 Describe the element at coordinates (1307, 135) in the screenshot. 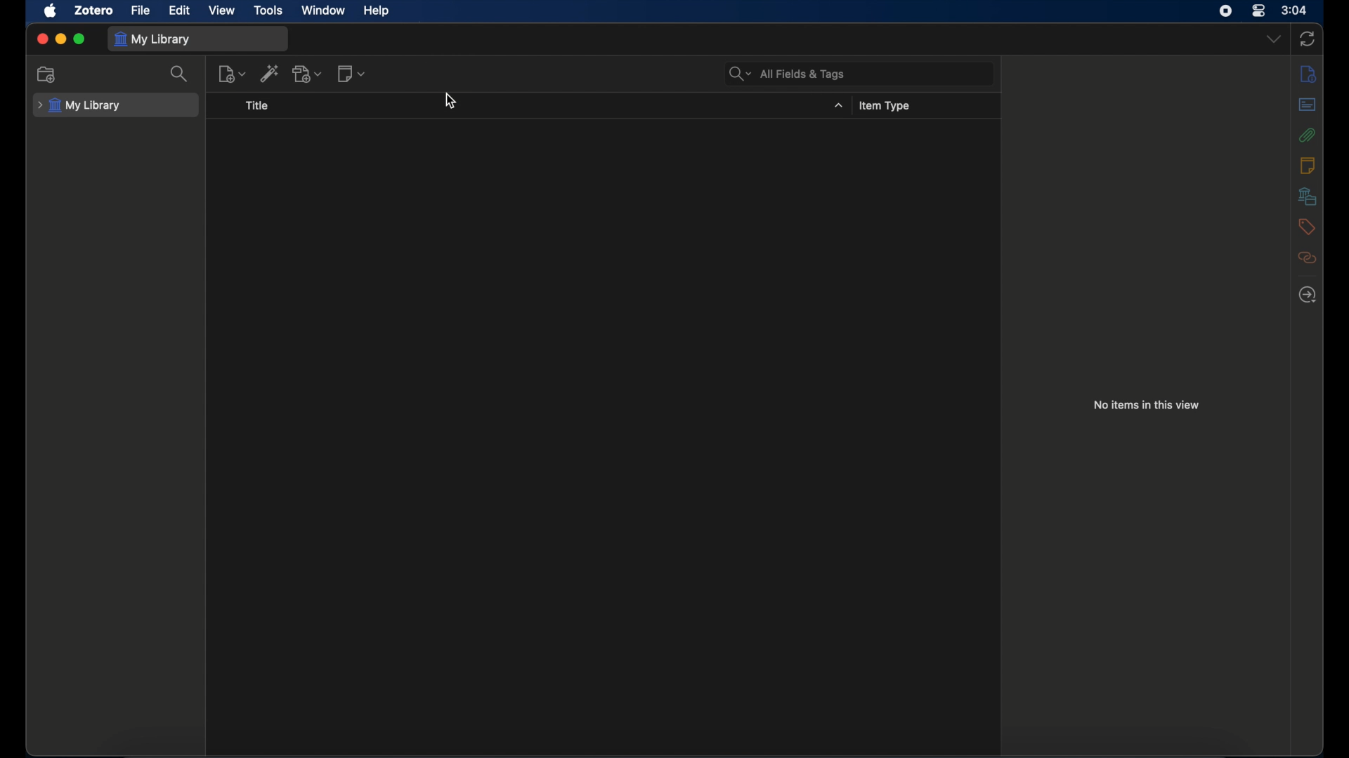

I see `attachments` at that location.